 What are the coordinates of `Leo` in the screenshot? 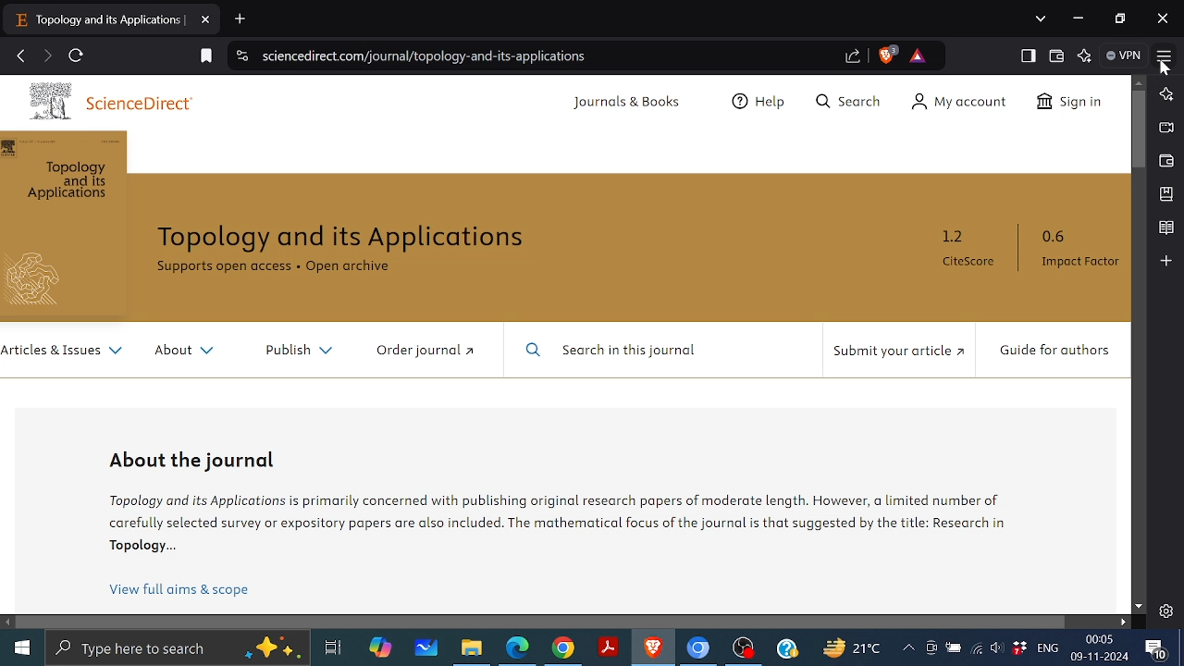 It's located at (1165, 94).